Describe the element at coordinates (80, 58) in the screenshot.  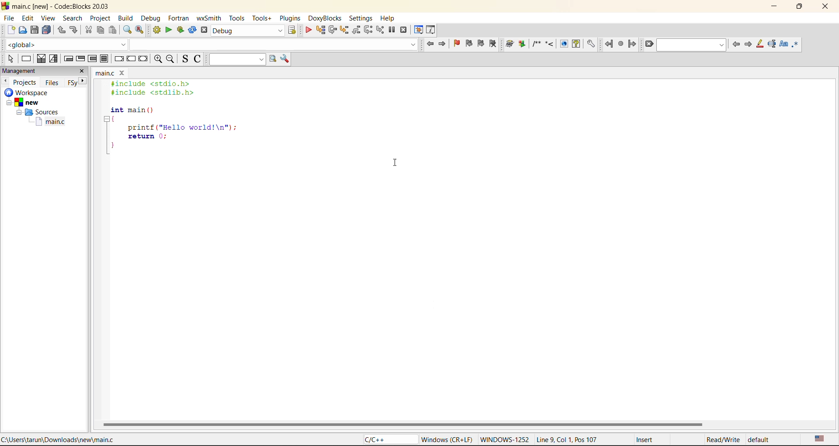
I see `exit condition loop` at that location.